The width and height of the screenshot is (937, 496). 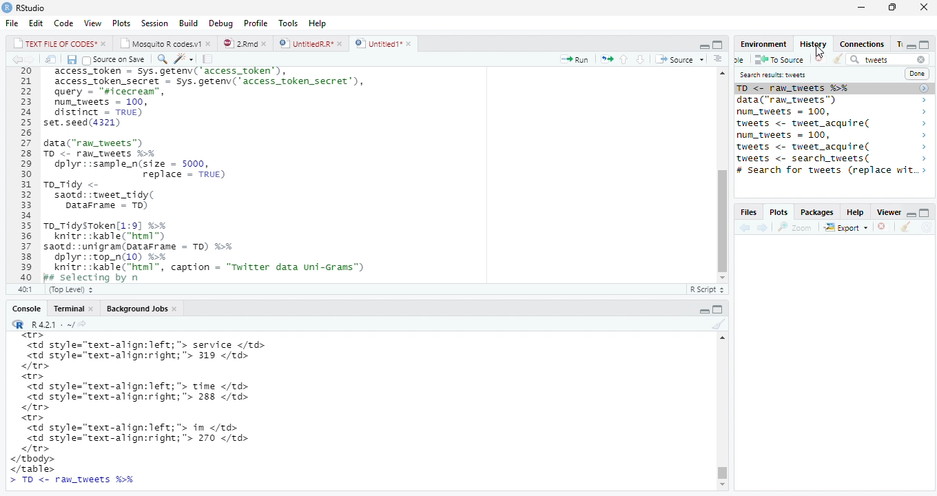 What do you see at coordinates (703, 43) in the screenshot?
I see `minimze/maximize` at bounding box center [703, 43].